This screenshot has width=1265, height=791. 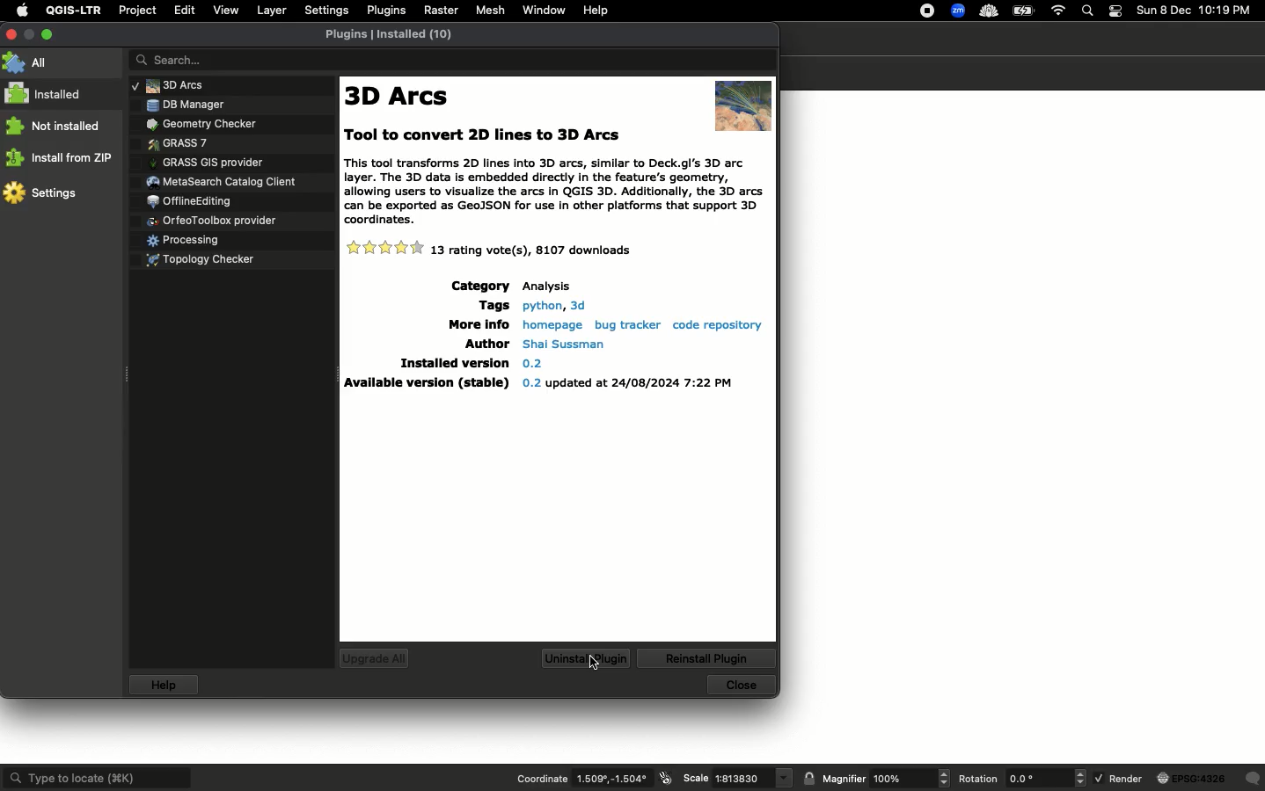 I want to click on Scale, so click(x=735, y=779).